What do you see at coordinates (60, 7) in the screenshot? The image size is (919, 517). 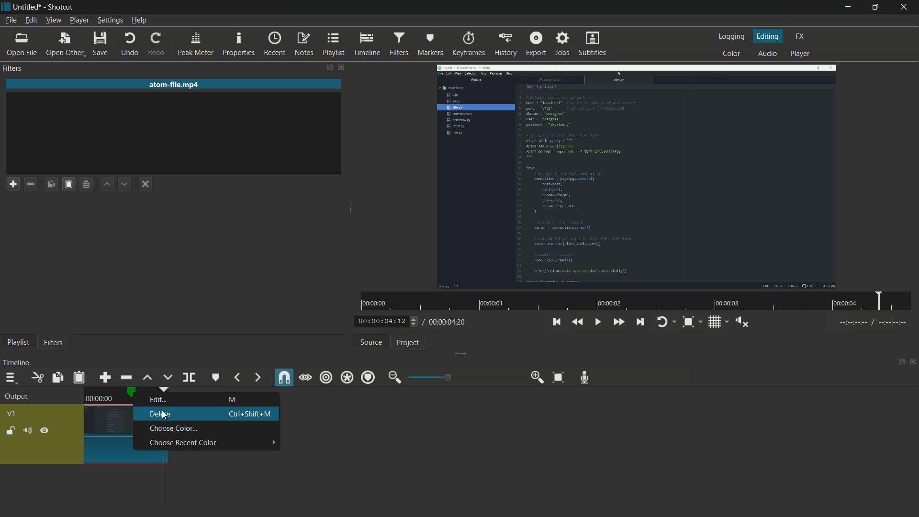 I see `app name` at bounding box center [60, 7].